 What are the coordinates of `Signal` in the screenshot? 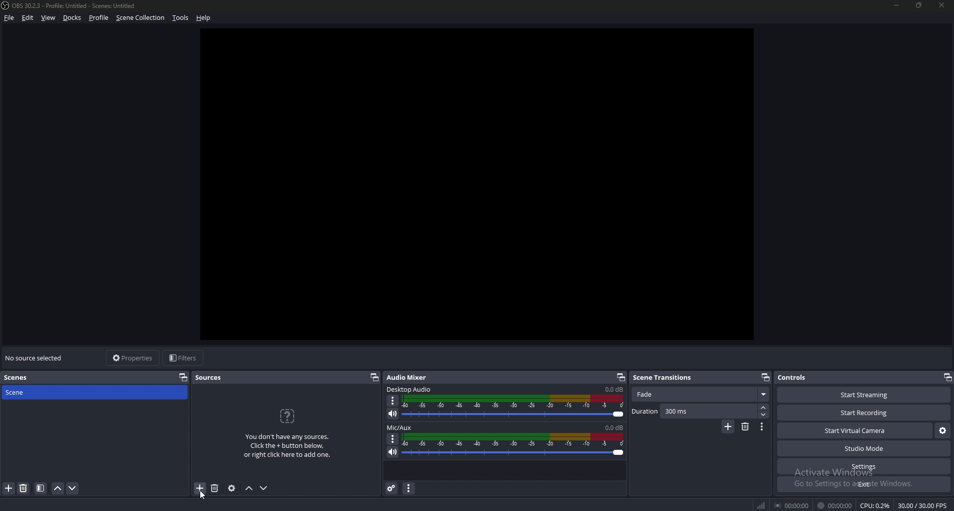 It's located at (761, 506).